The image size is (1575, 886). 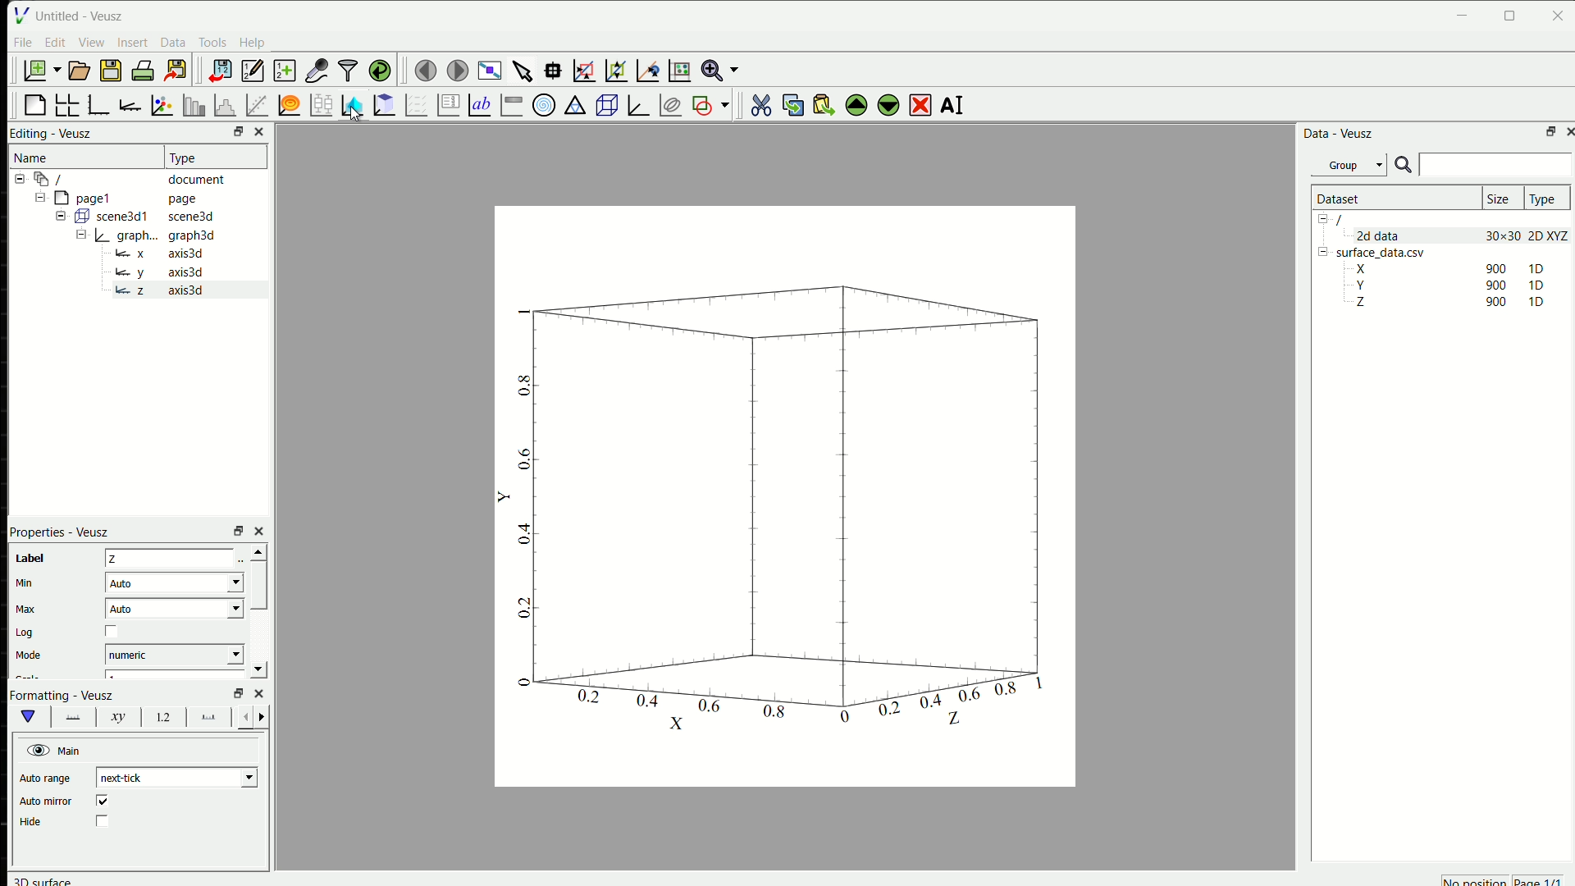 I want to click on Y 90 1D, so click(x=1445, y=285).